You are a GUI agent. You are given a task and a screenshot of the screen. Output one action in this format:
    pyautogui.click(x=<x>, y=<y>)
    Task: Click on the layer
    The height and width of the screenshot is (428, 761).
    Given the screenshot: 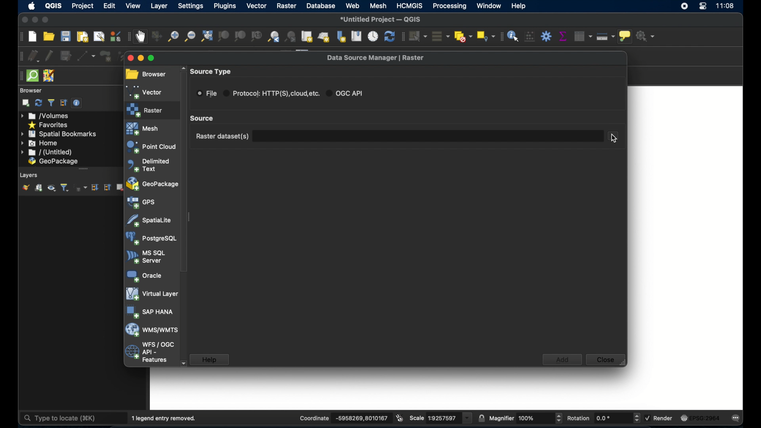 What is the action you would take?
    pyautogui.click(x=160, y=7)
    